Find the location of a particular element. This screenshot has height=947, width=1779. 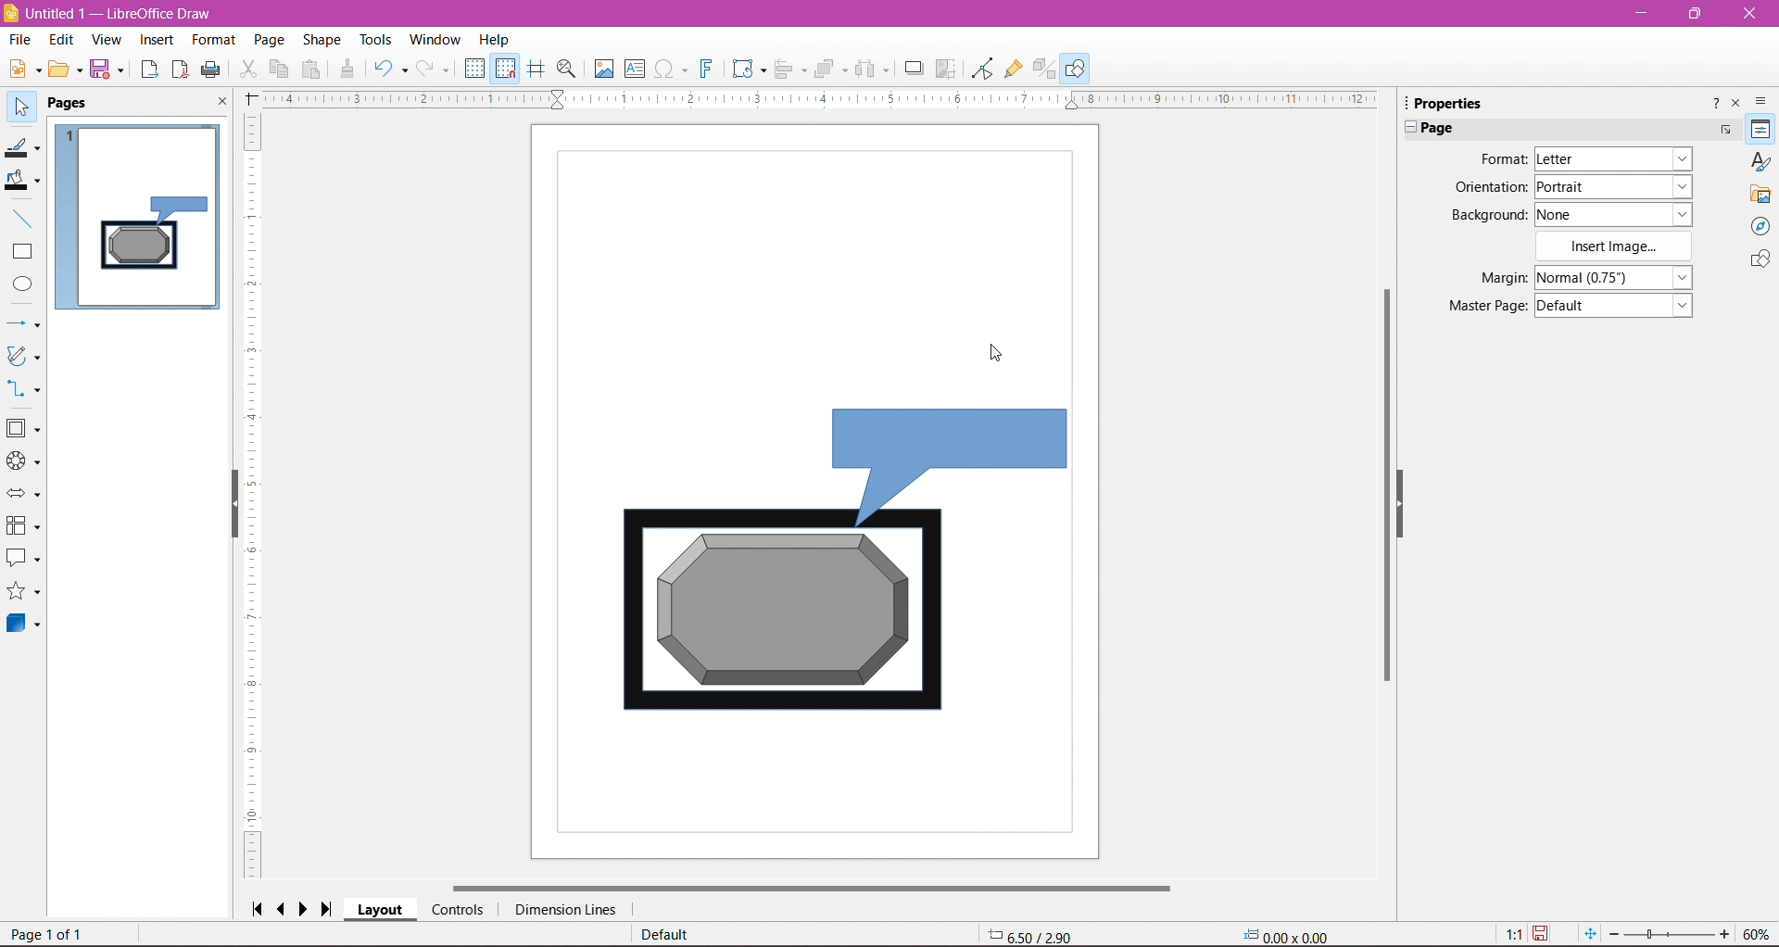

Rectangle is located at coordinates (23, 252).